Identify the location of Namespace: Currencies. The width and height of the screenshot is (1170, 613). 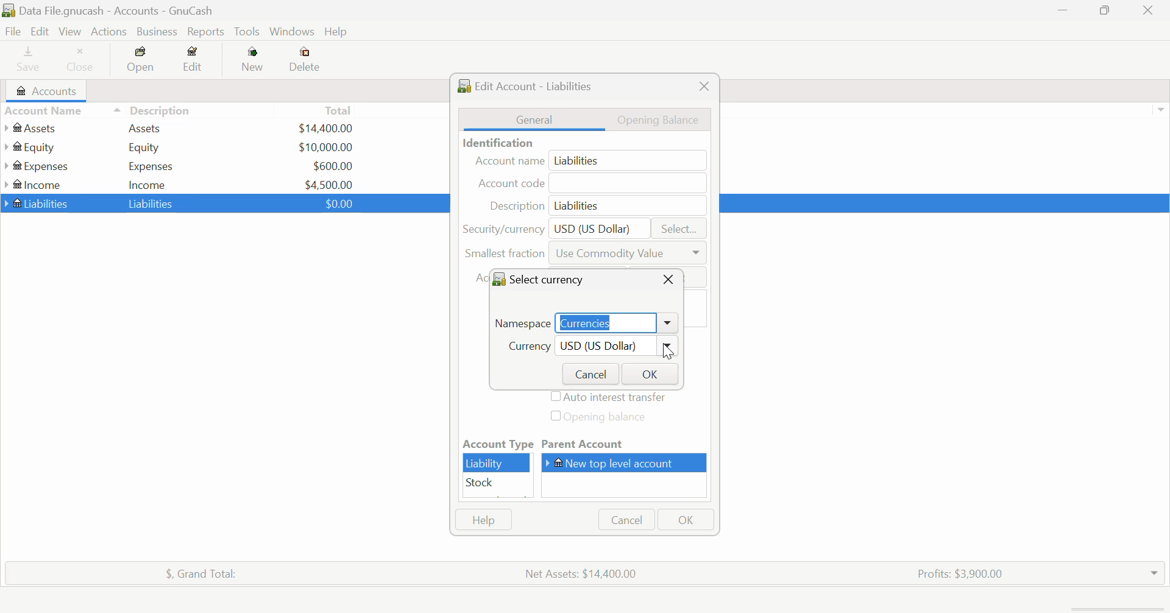
(585, 321).